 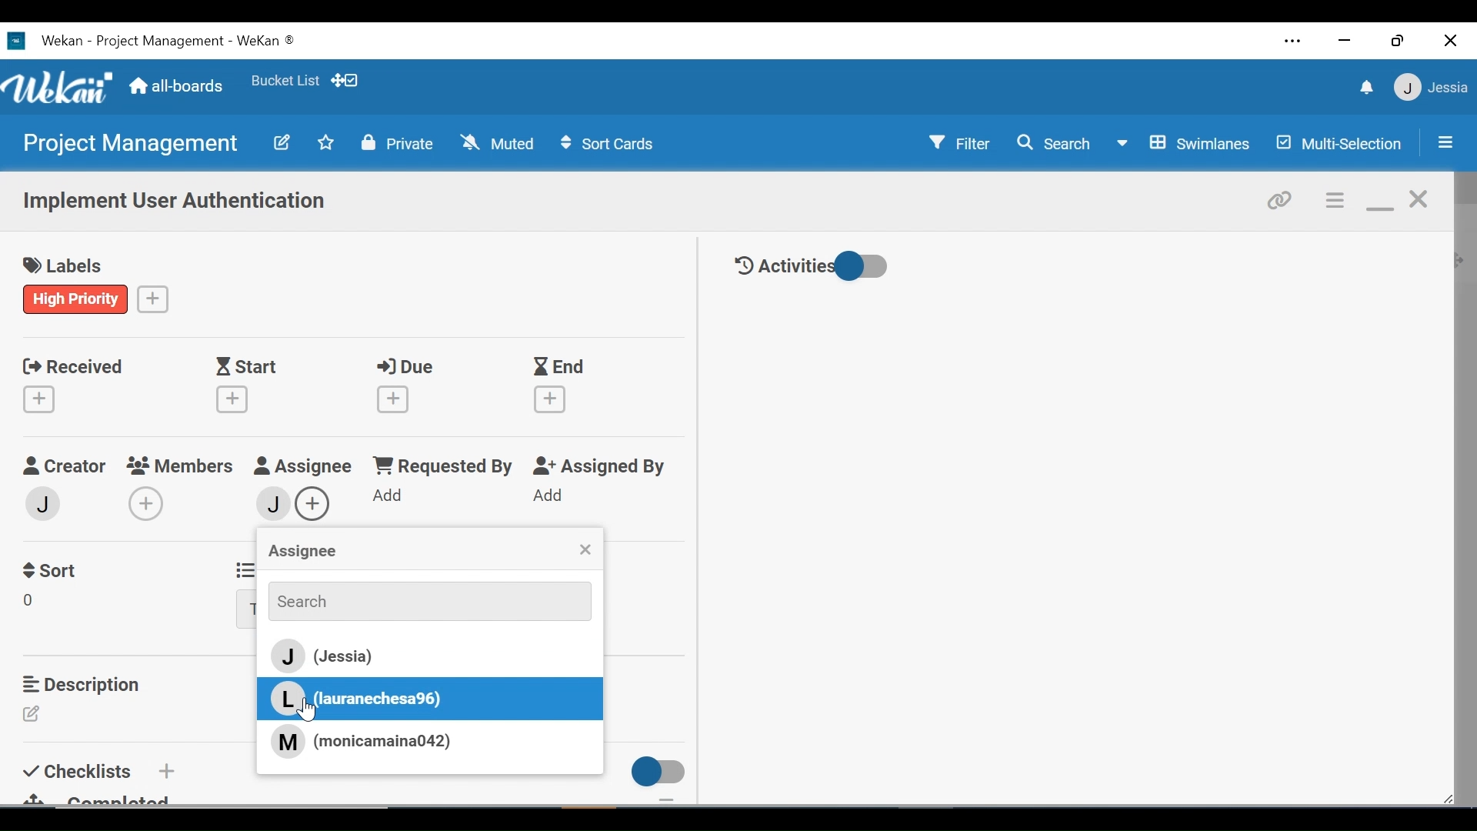 What do you see at coordinates (301, 552) in the screenshot?
I see `Assignee` at bounding box center [301, 552].